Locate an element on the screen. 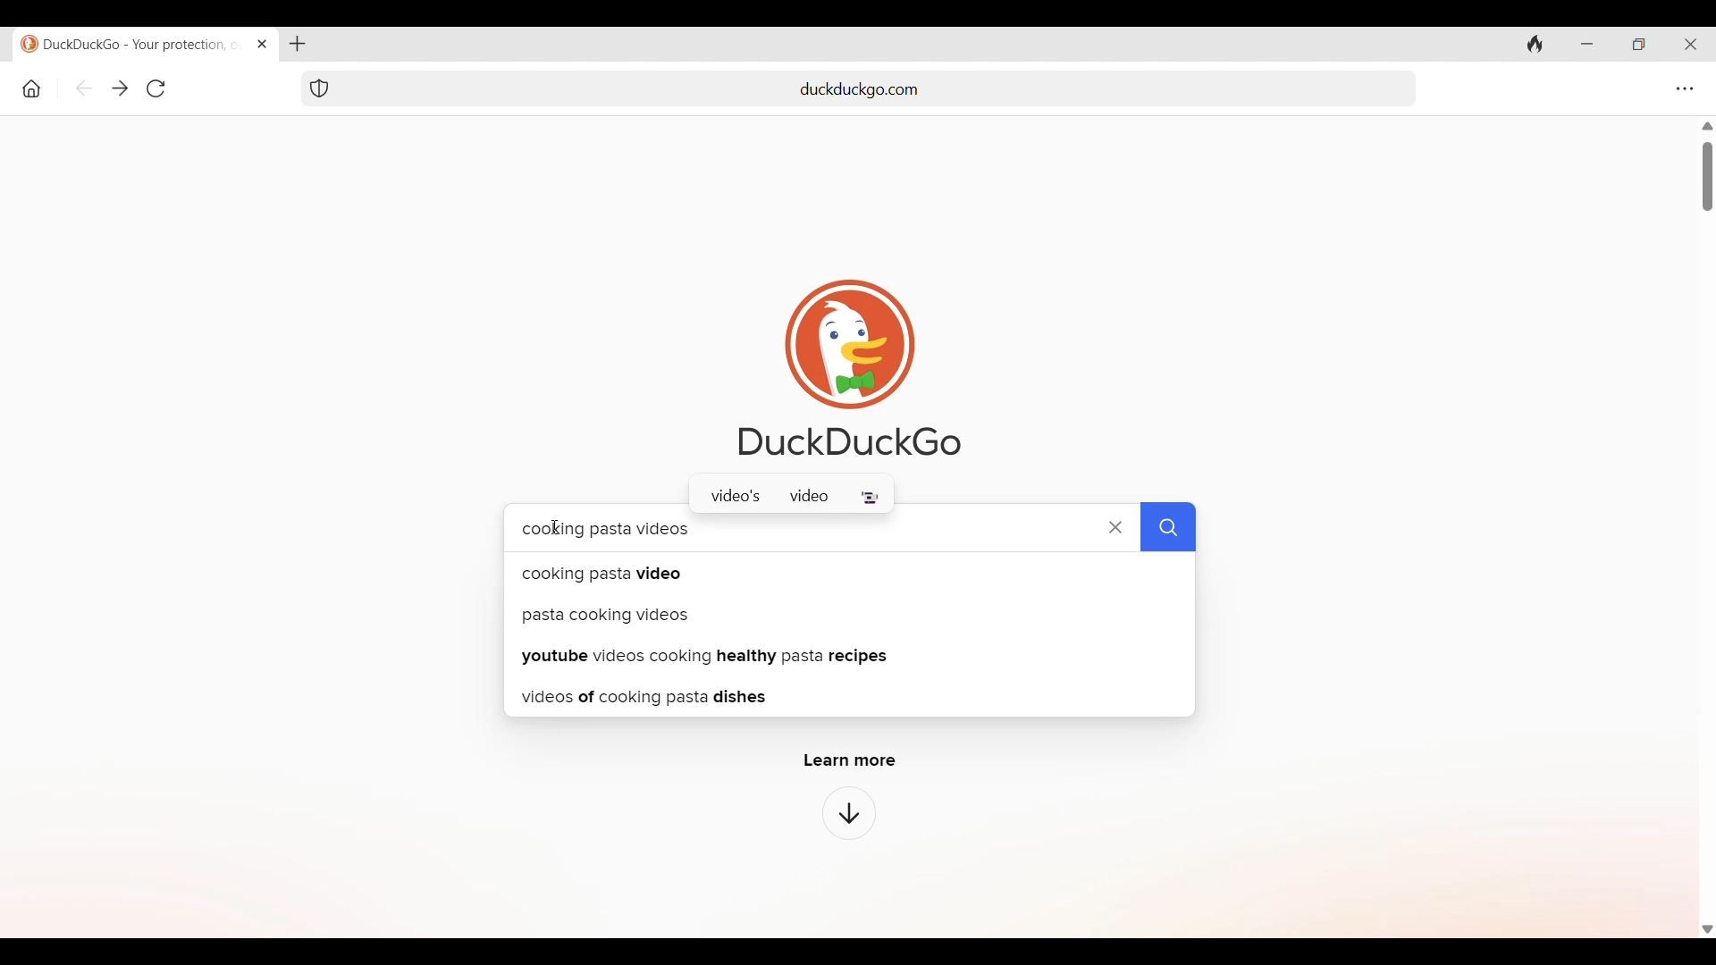 The height and width of the screenshot is (965, 1716). Cooking pasta video is located at coordinates (846, 572).